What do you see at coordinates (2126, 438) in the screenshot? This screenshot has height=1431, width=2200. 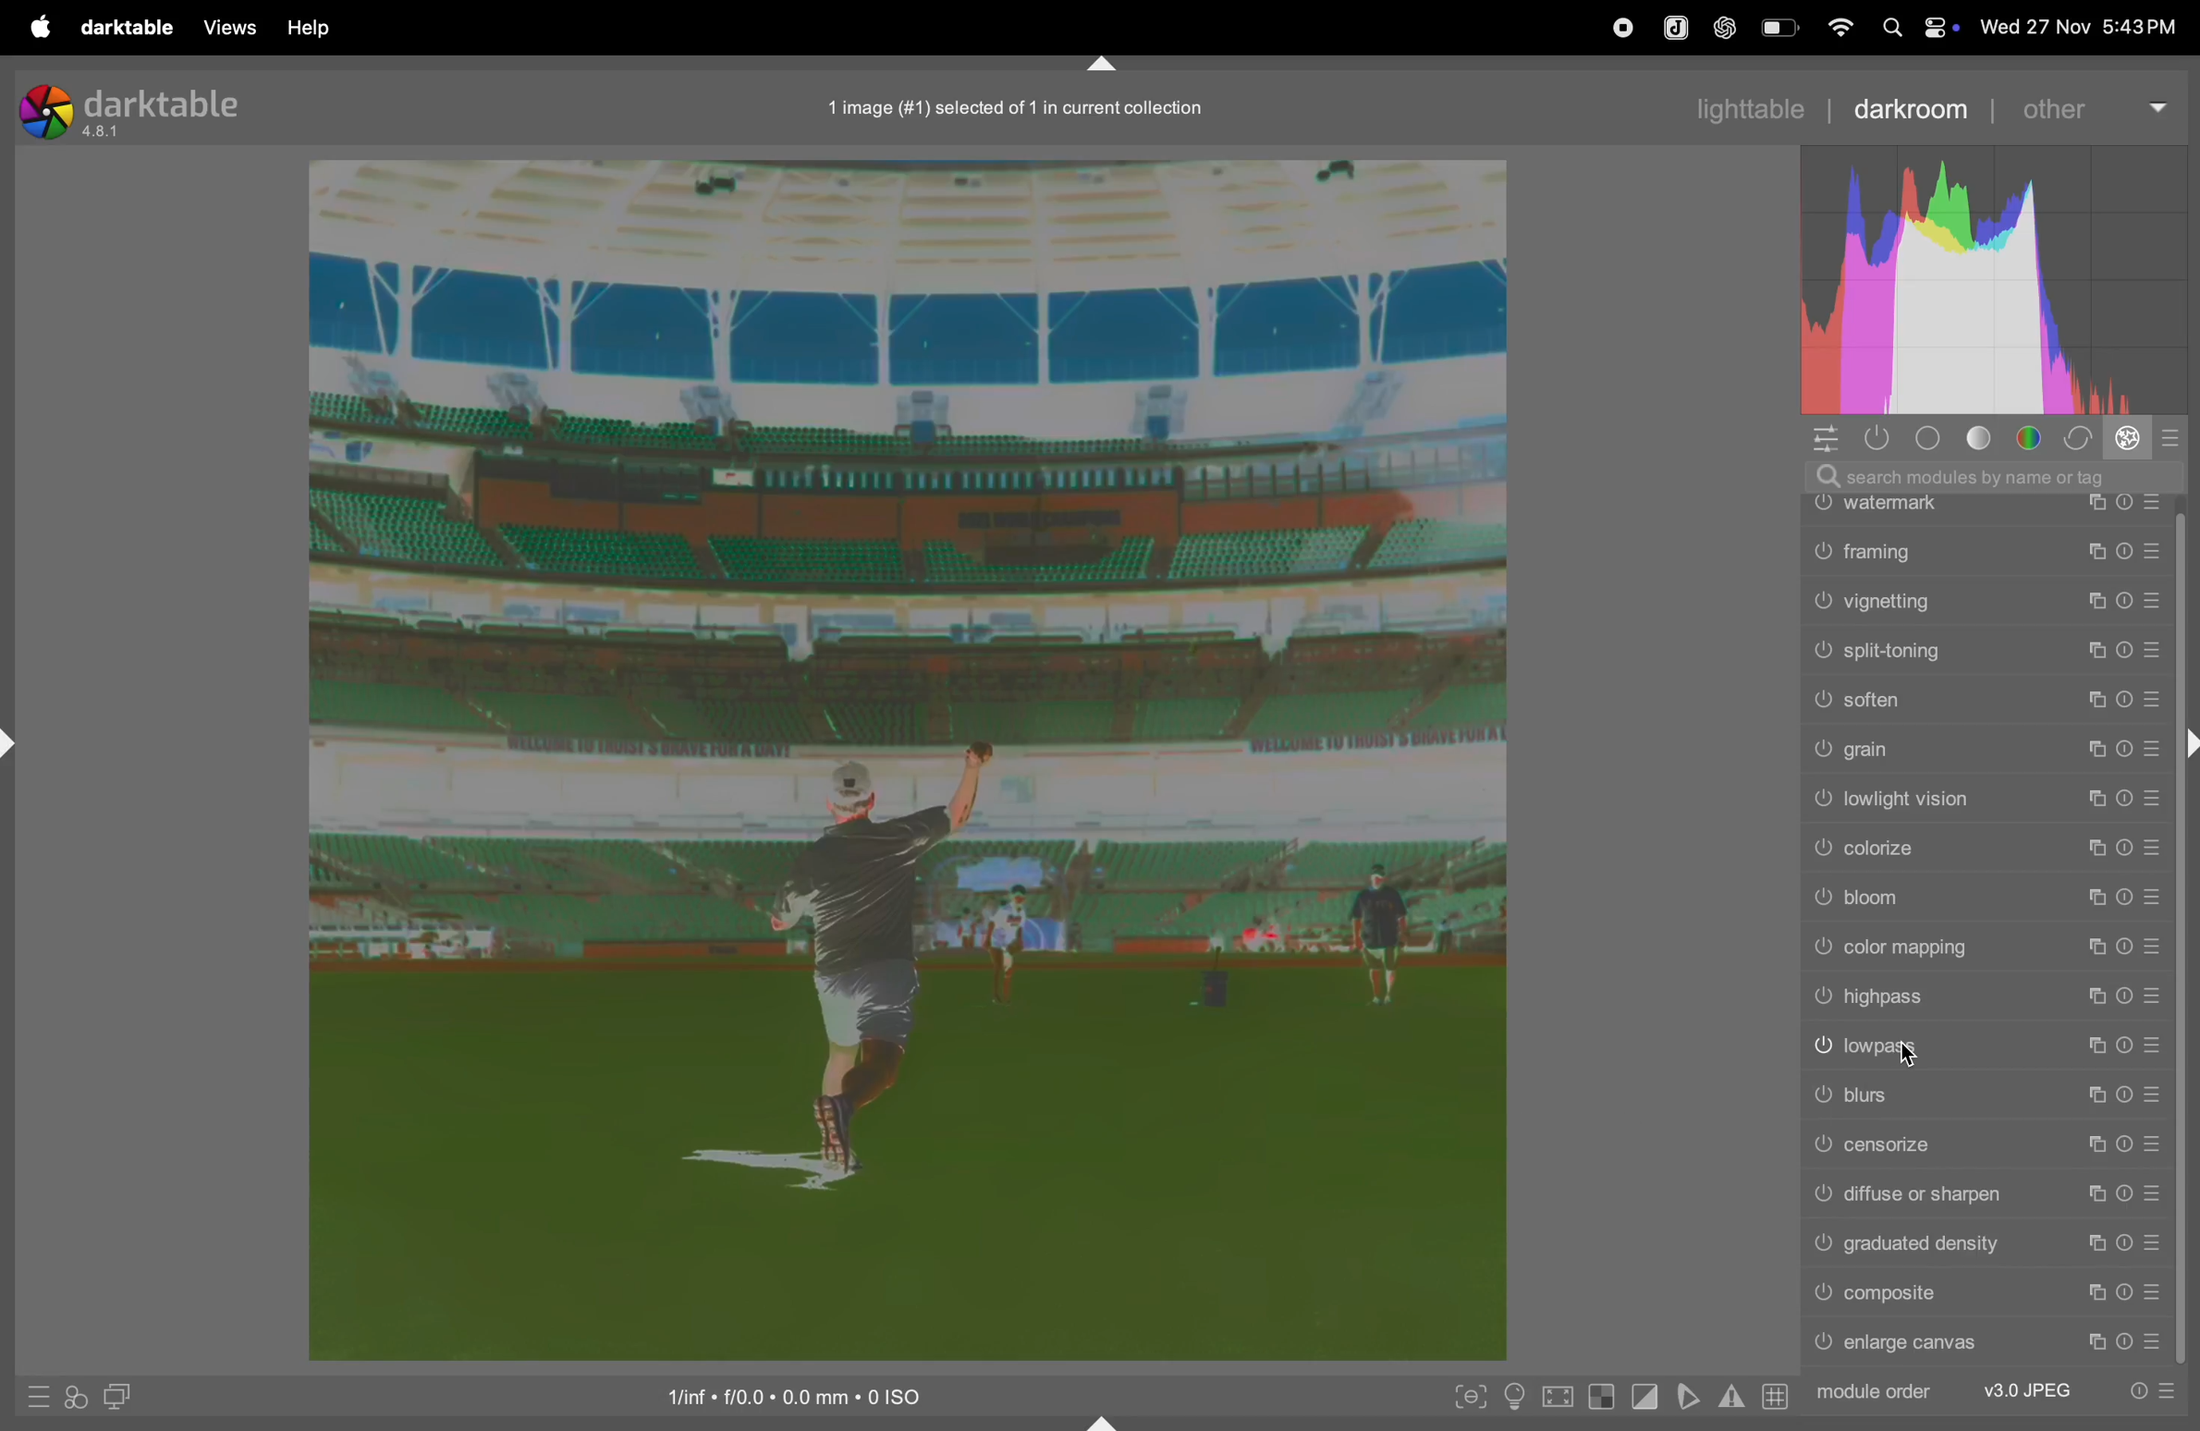 I see `effect` at bounding box center [2126, 438].